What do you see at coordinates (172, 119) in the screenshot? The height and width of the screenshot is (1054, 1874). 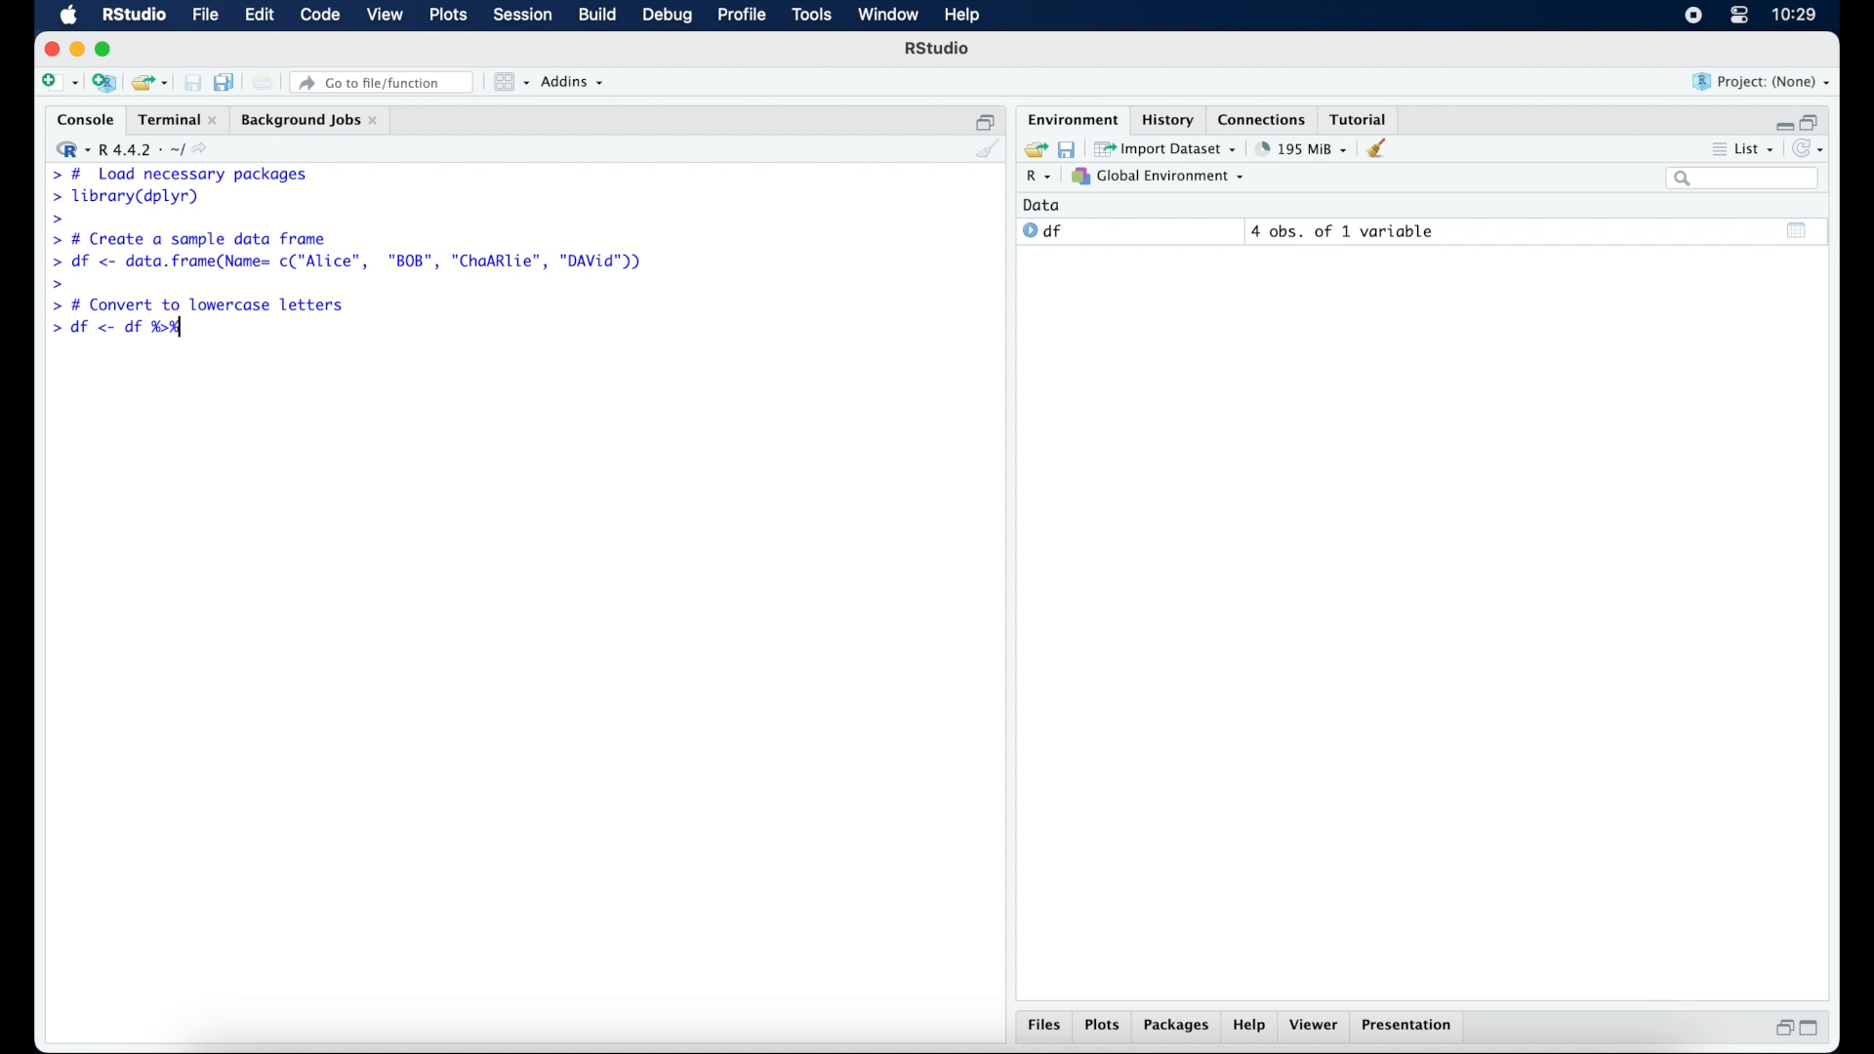 I see `Terminal` at bounding box center [172, 119].